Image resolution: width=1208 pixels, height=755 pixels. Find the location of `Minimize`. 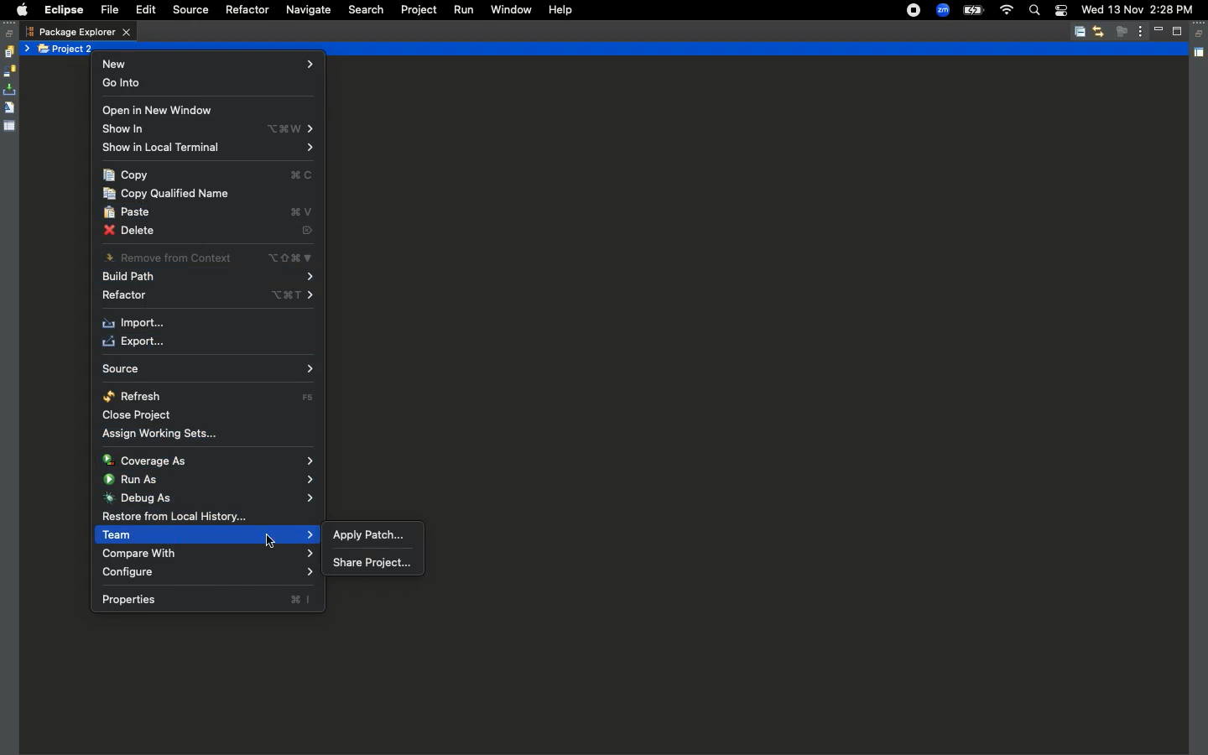

Minimize is located at coordinates (1161, 31).